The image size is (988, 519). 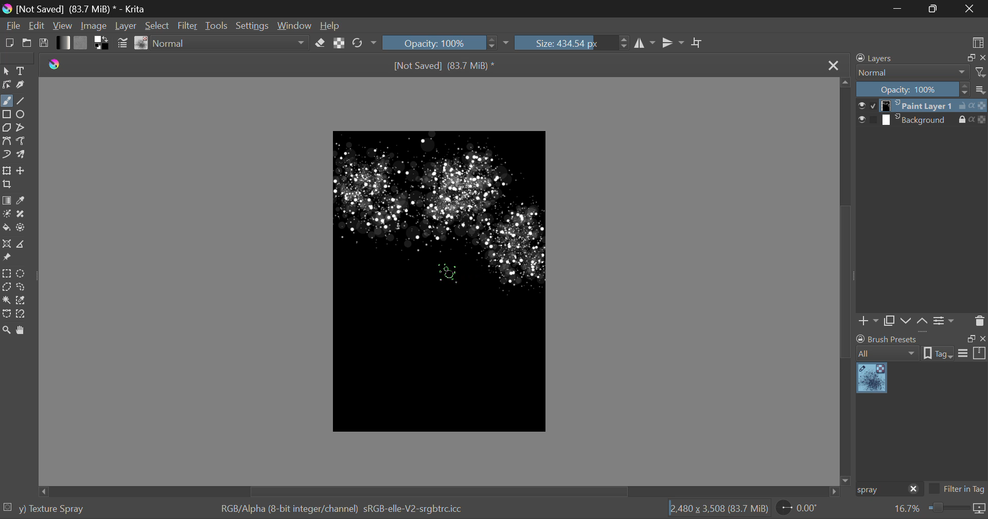 I want to click on [Not Saved] (69.2 MiB) * - Krita, so click(x=85, y=9).